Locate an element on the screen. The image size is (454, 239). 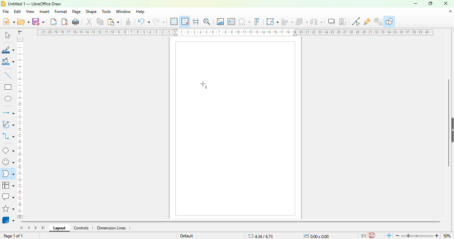
show draw functions is located at coordinates (390, 21).